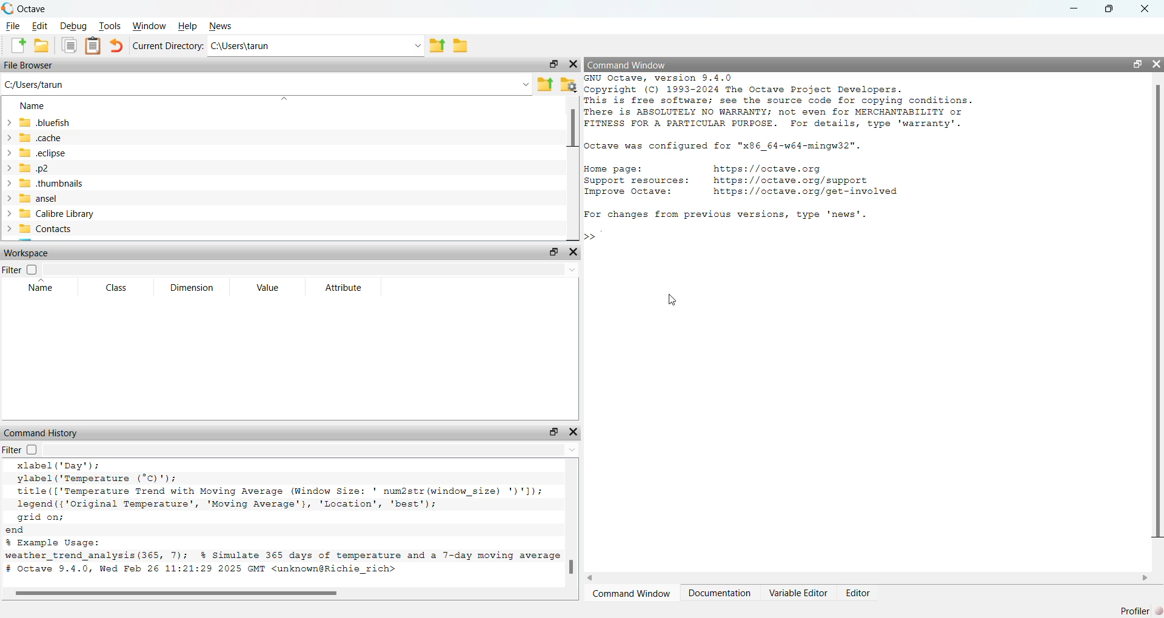 This screenshot has height=618, width=1164. I want to click on Edit, so click(39, 25).